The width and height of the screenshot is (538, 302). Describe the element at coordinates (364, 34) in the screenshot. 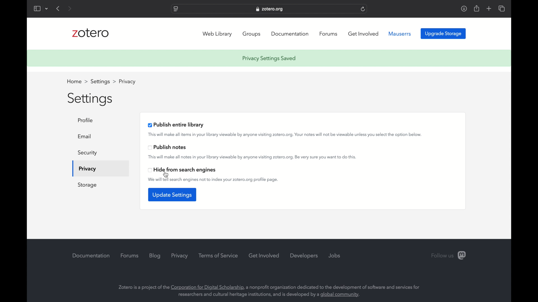

I see `get involved` at that location.